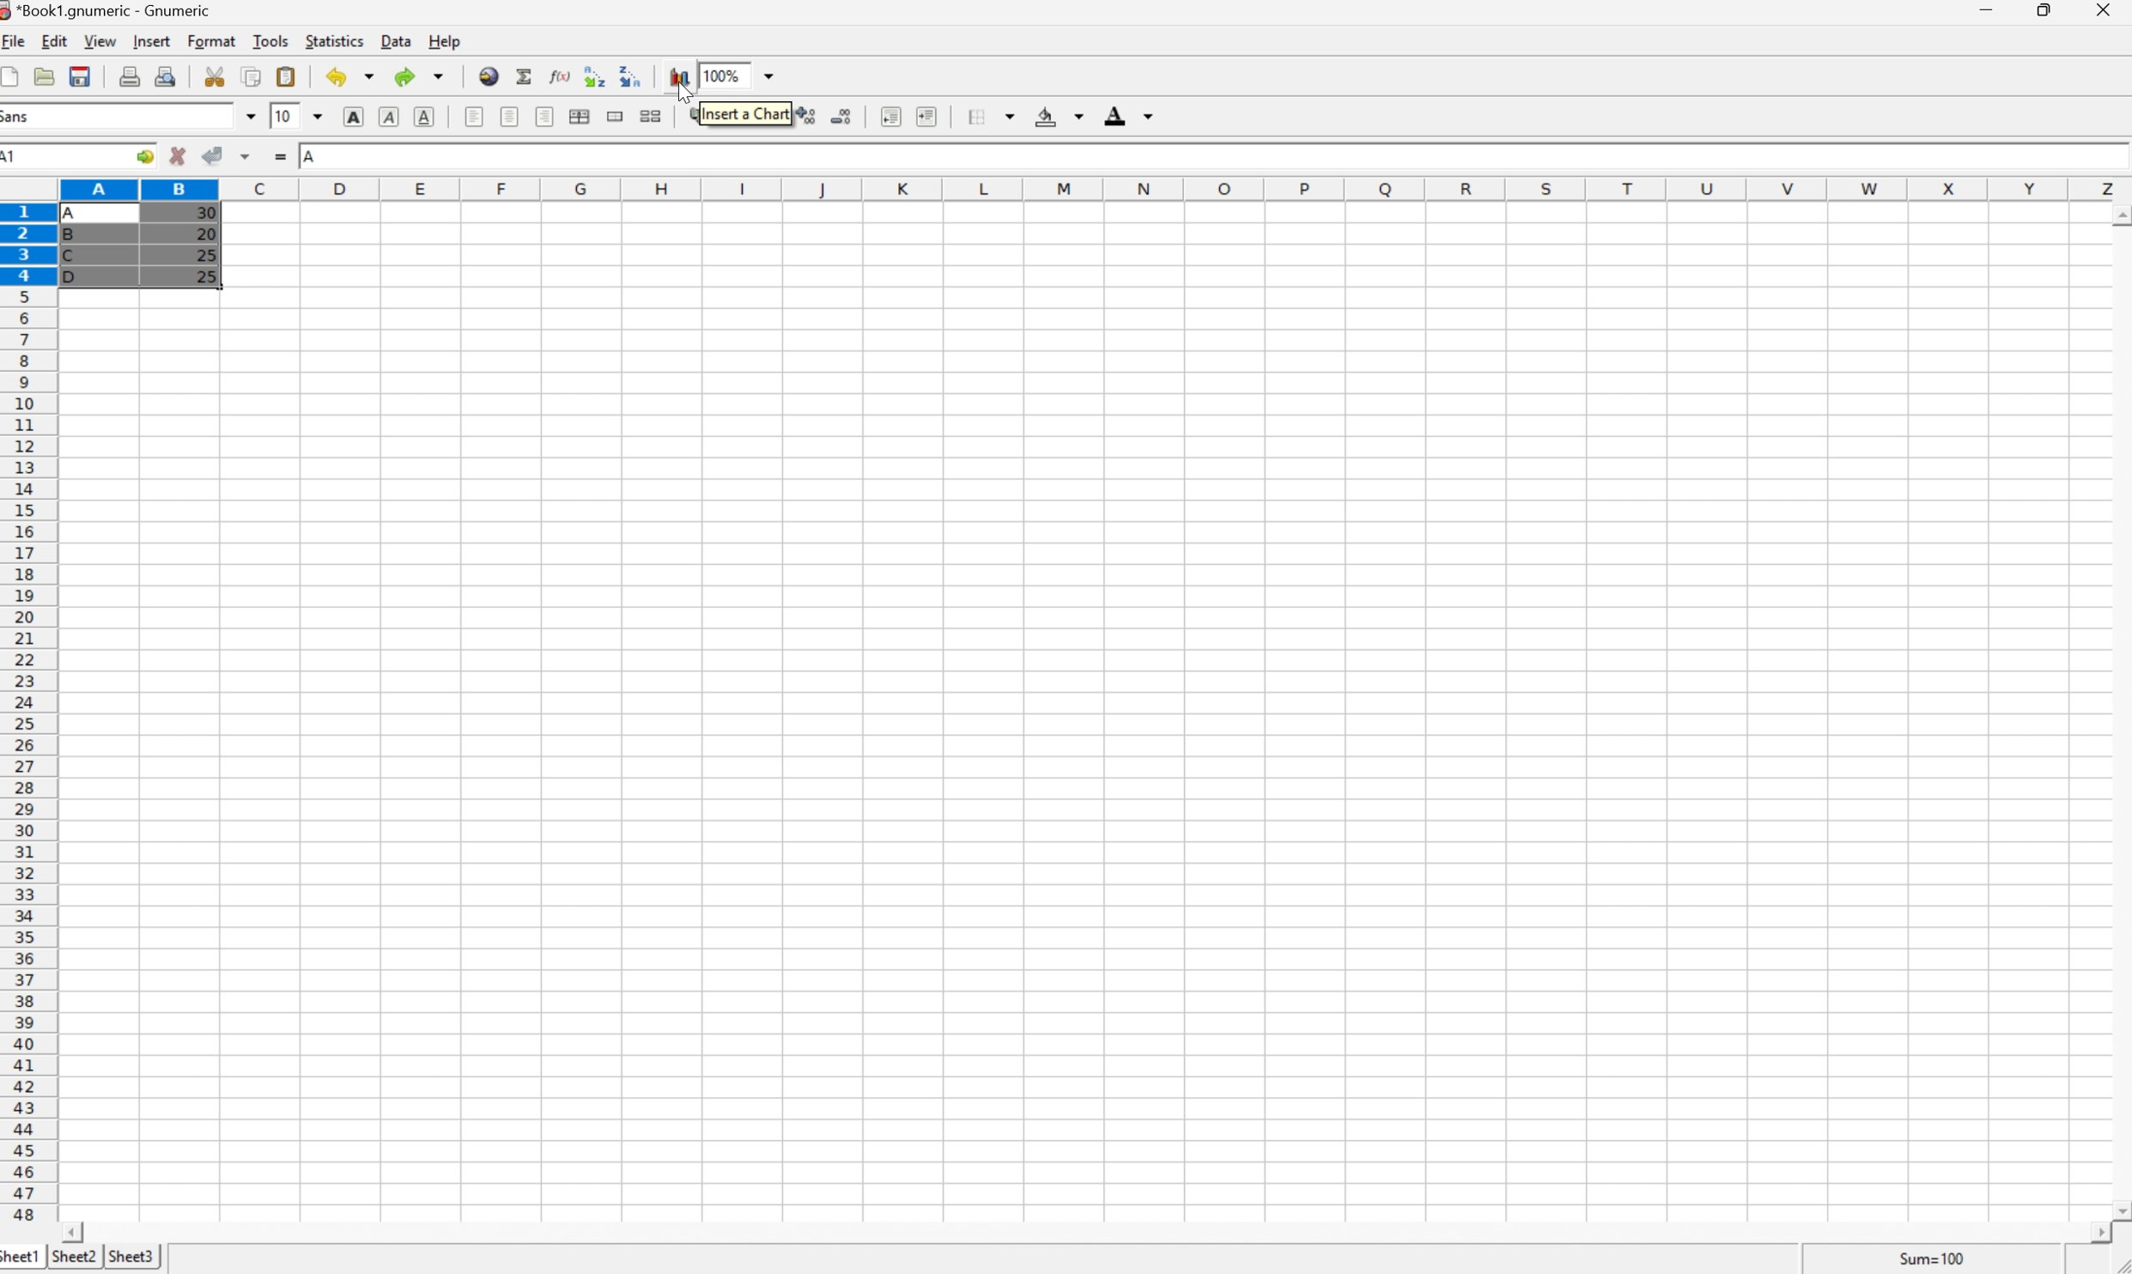  Describe the element at coordinates (844, 118) in the screenshot. I see `Decrease number of decimals displayed` at that location.